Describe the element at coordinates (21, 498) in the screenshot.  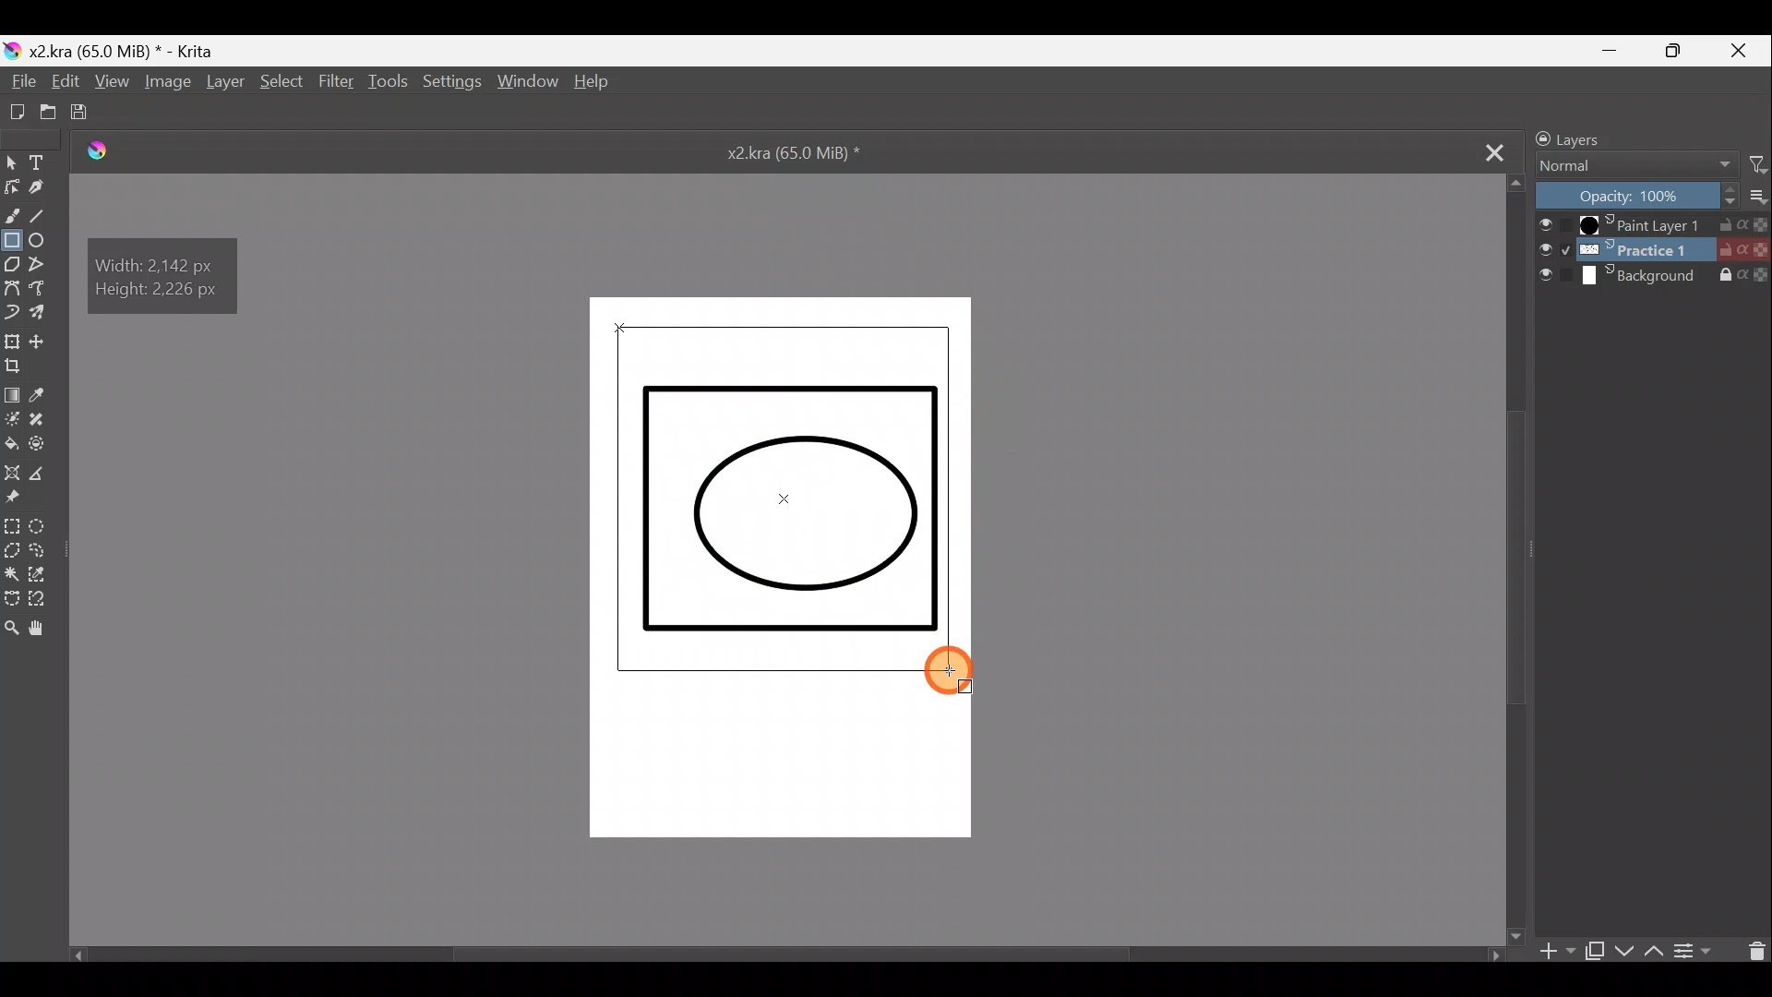
I see `Reference images tool` at that location.